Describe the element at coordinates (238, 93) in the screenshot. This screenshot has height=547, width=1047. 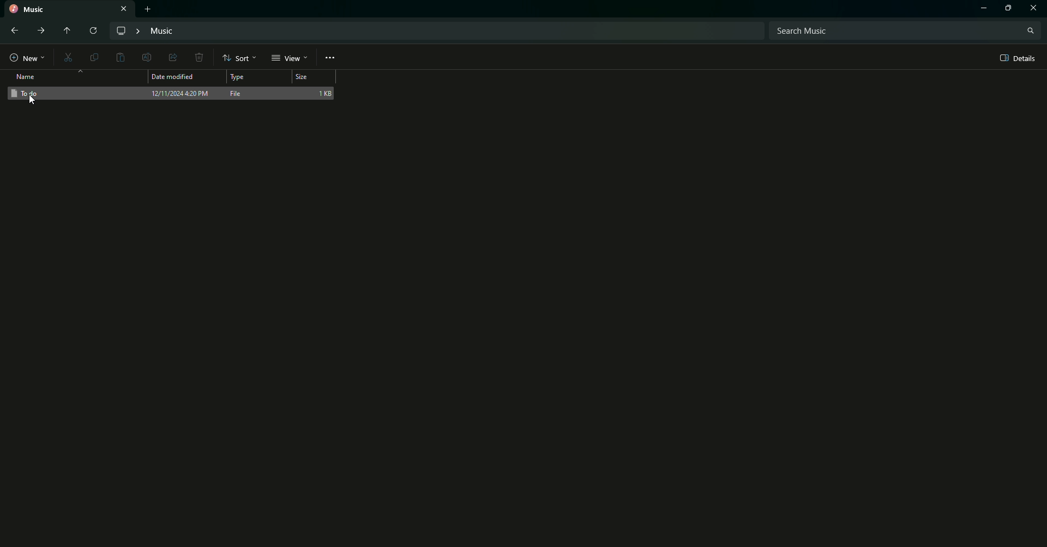
I see `File` at that location.